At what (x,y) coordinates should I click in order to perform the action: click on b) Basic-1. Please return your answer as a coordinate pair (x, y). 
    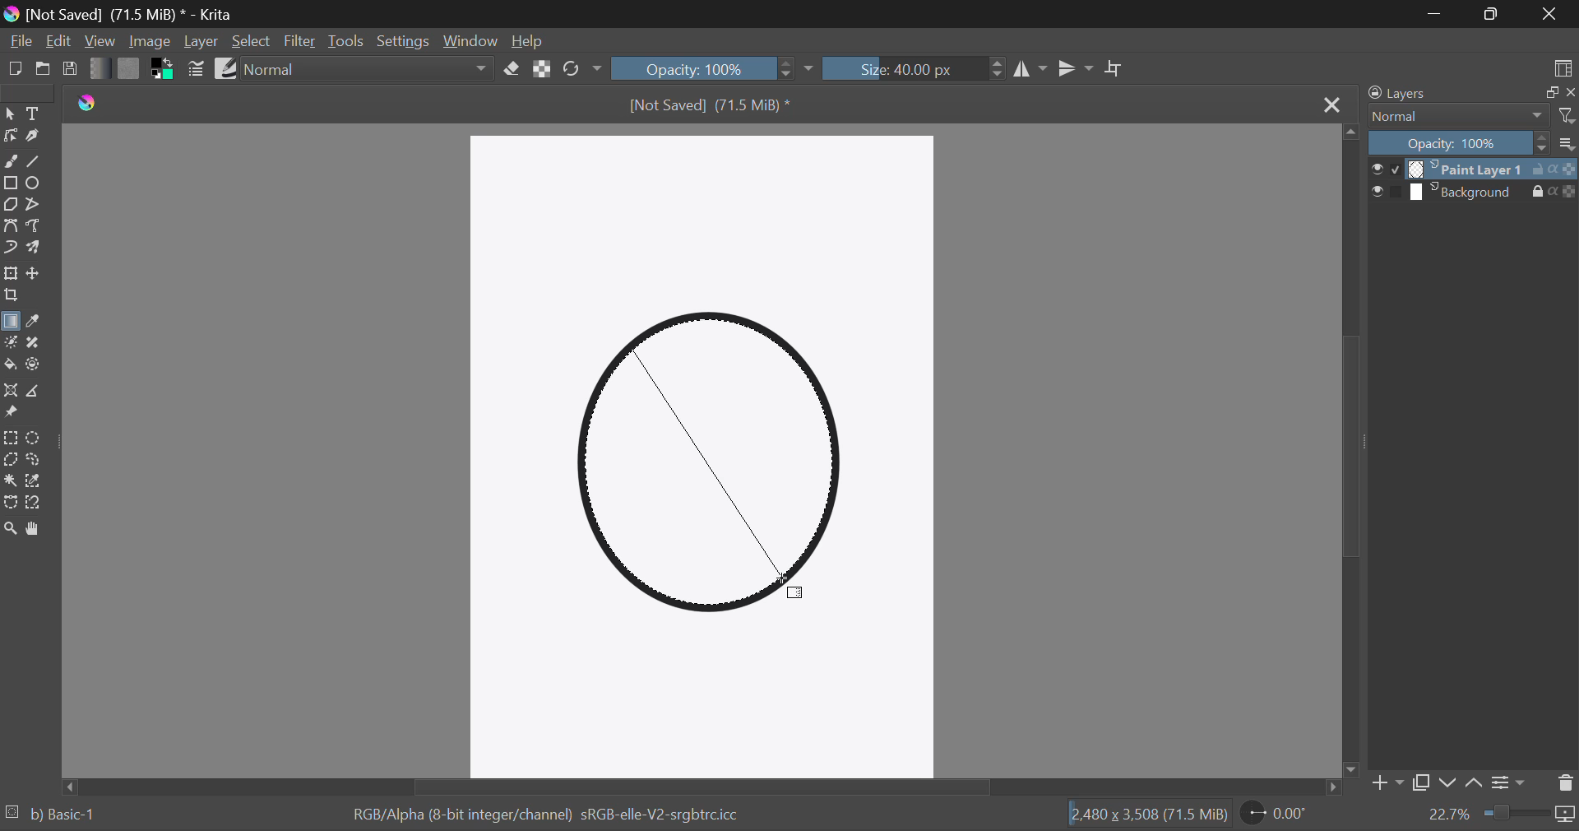
    Looking at the image, I should click on (59, 815).